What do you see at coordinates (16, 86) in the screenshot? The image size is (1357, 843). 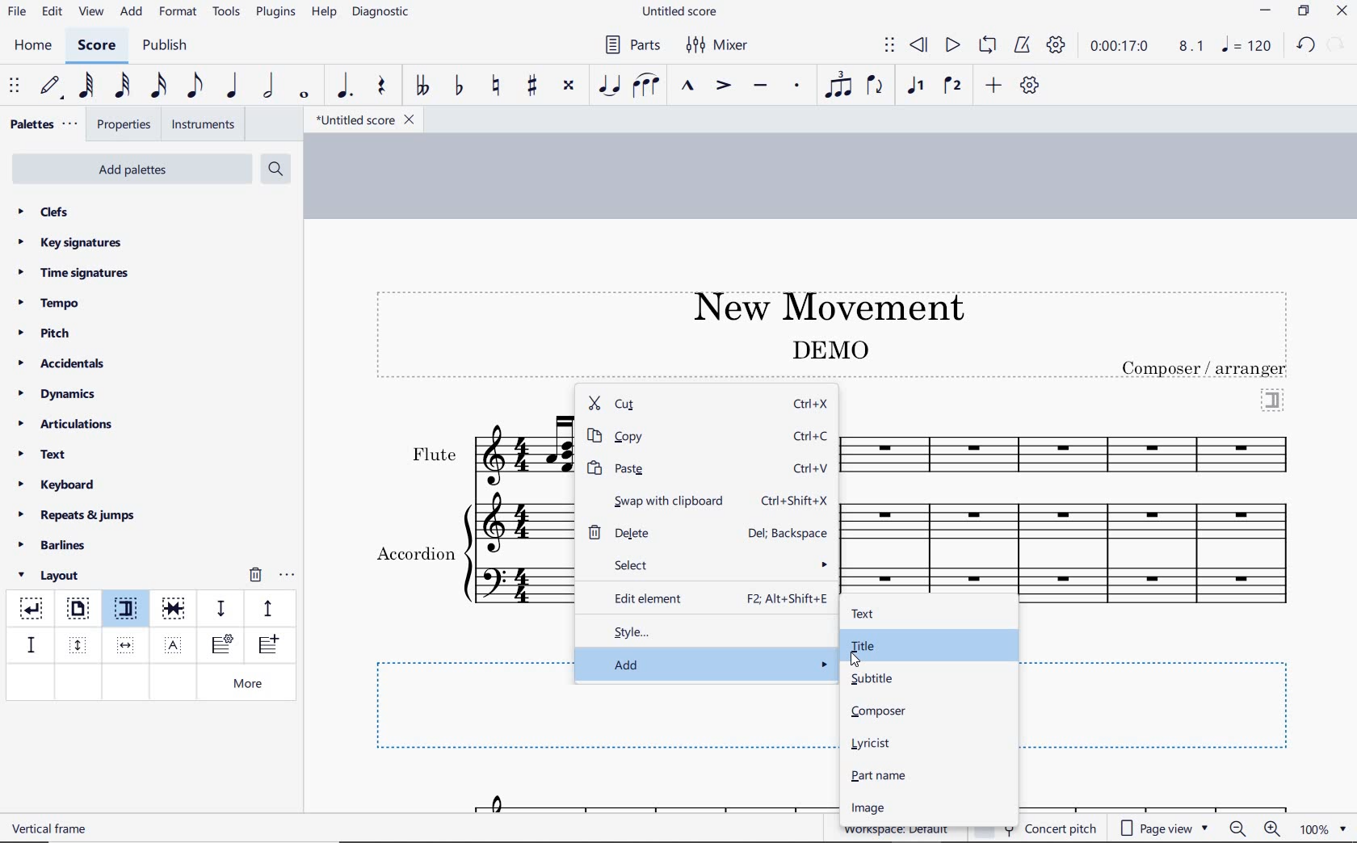 I see `select to move` at bounding box center [16, 86].